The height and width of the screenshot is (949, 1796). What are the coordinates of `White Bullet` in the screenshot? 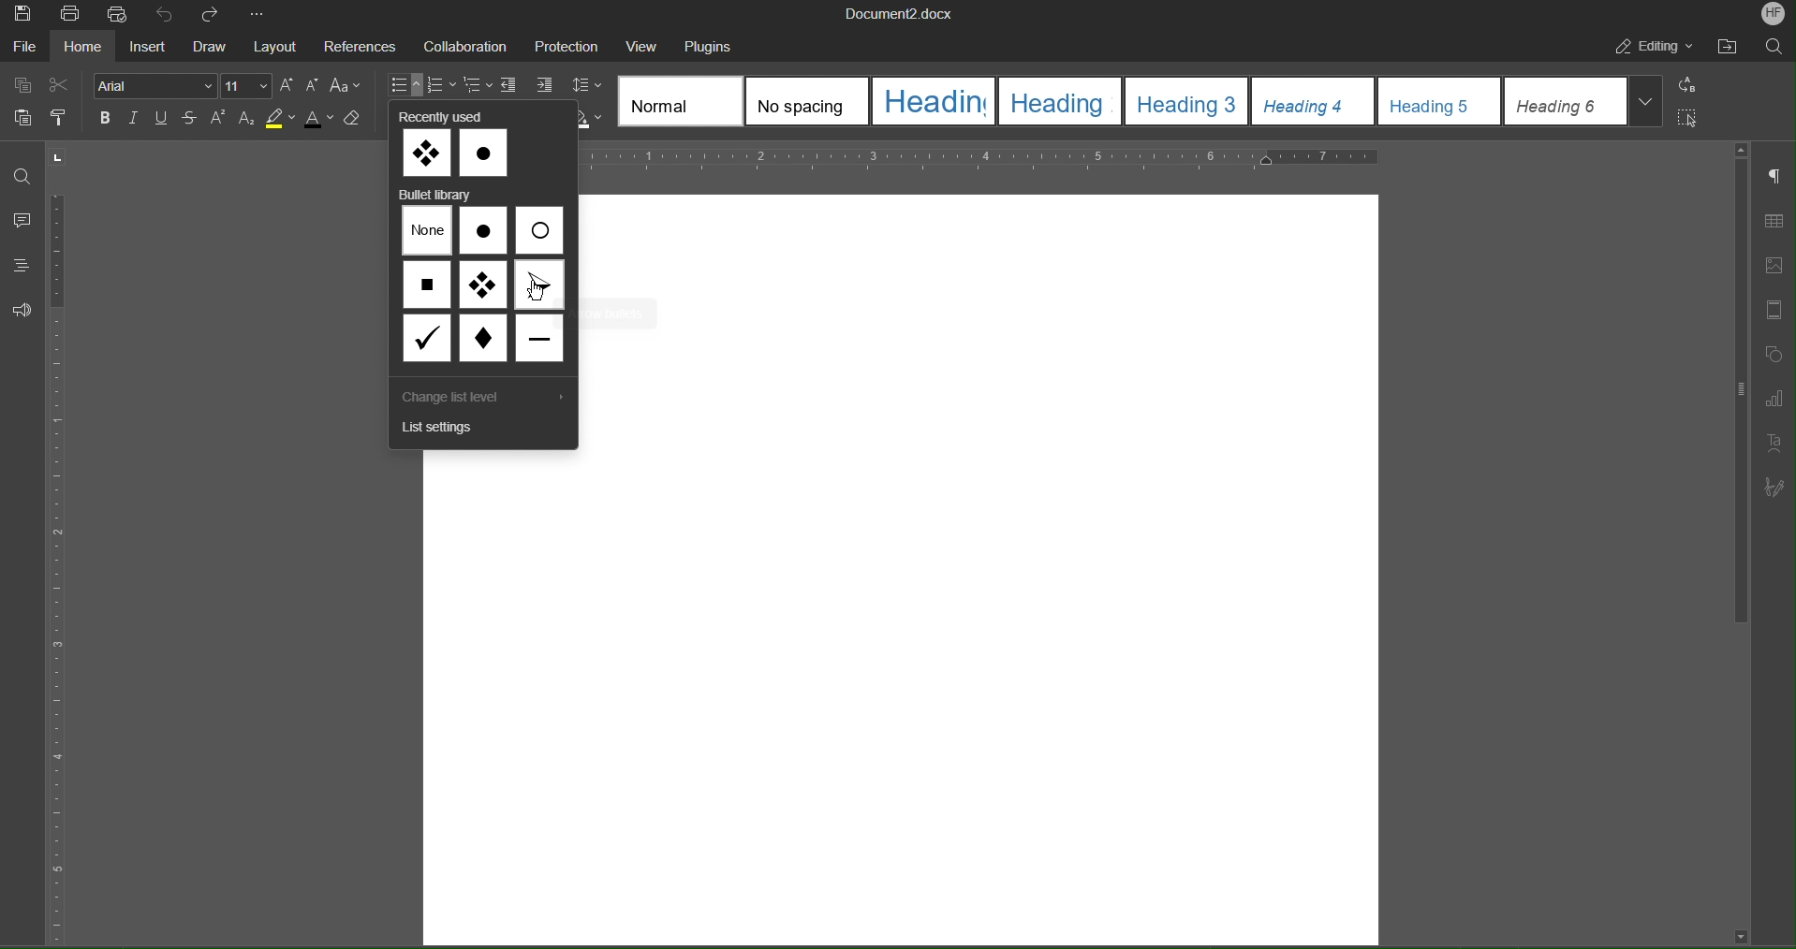 It's located at (537, 230).